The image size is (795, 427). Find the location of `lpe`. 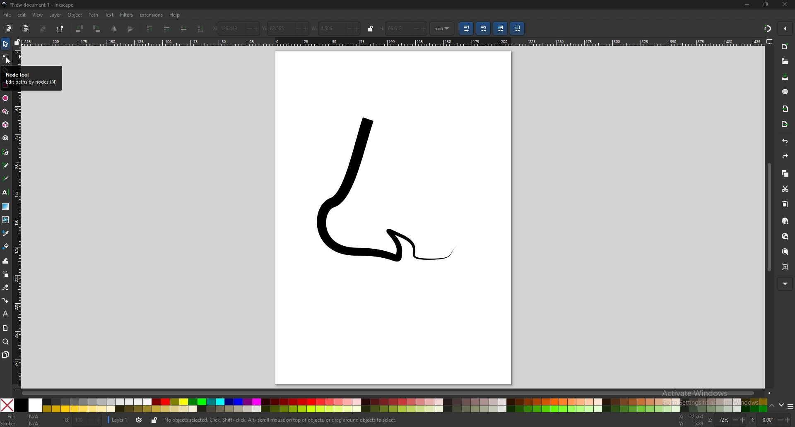

lpe is located at coordinates (5, 314).